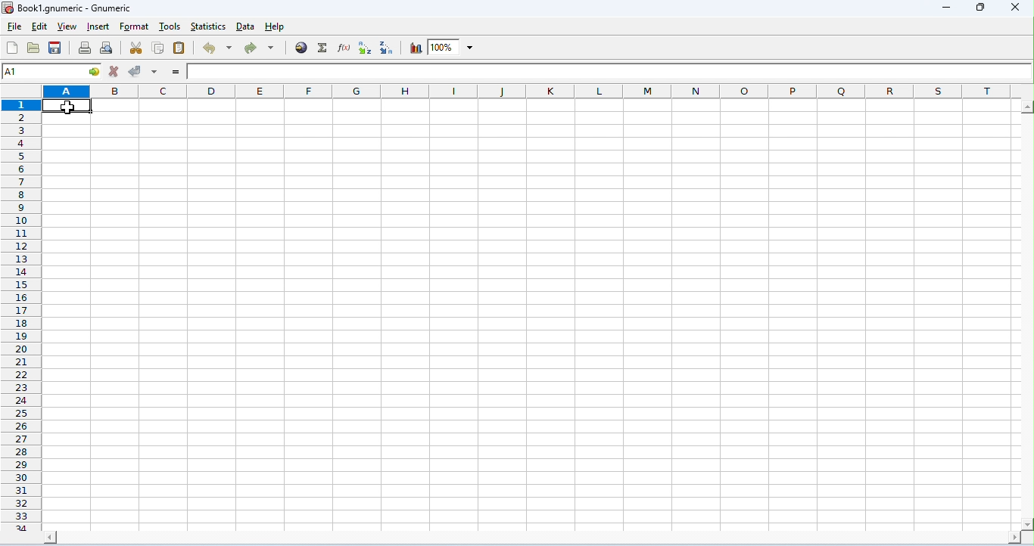 Image resolution: width=1034 pixels, height=546 pixels. Describe the element at coordinates (135, 70) in the screenshot. I see `accept` at that location.